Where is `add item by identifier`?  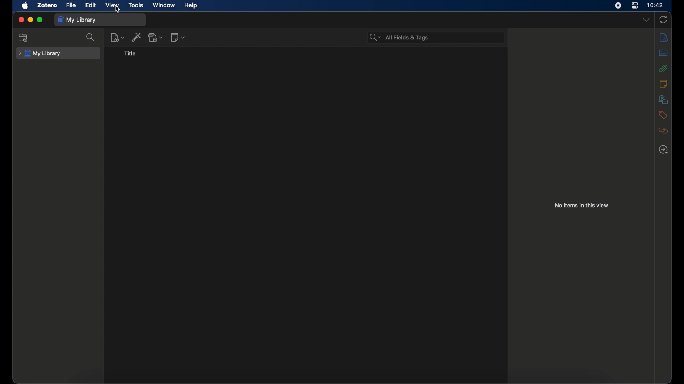 add item by identifier is located at coordinates (138, 37).